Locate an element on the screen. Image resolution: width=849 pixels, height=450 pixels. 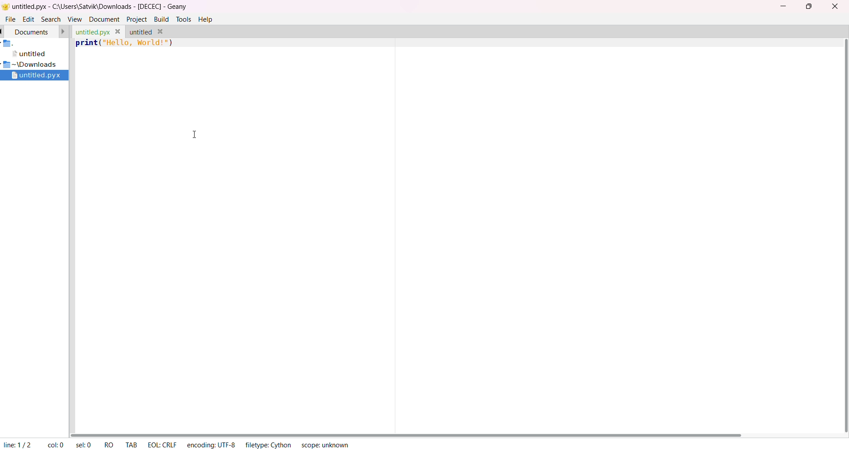
edit is located at coordinates (29, 19).